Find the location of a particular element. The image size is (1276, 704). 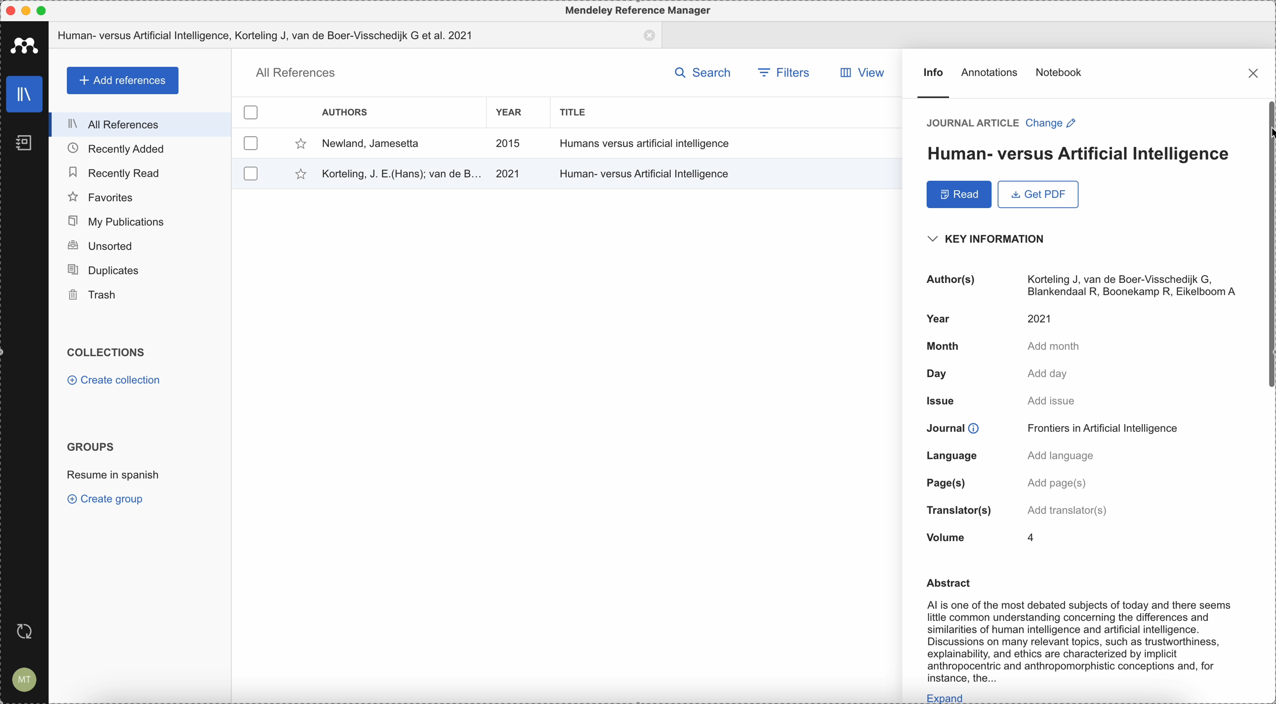

Humans versus artificial intelligence is located at coordinates (646, 143).